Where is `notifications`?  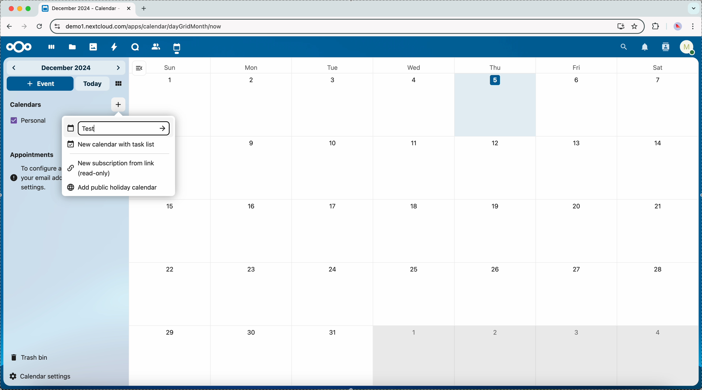 notifications is located at coordinates (645, 47).